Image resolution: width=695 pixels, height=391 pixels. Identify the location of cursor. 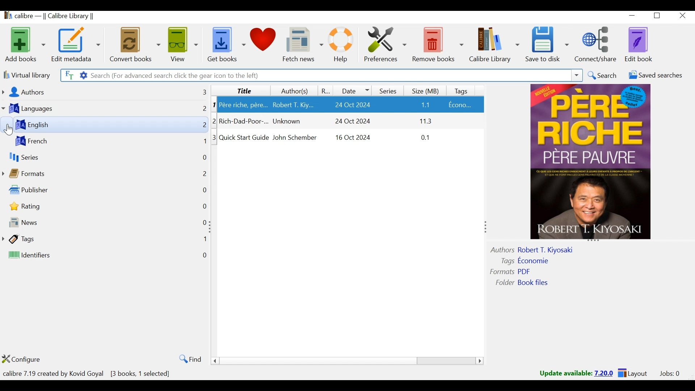
(8, 130).